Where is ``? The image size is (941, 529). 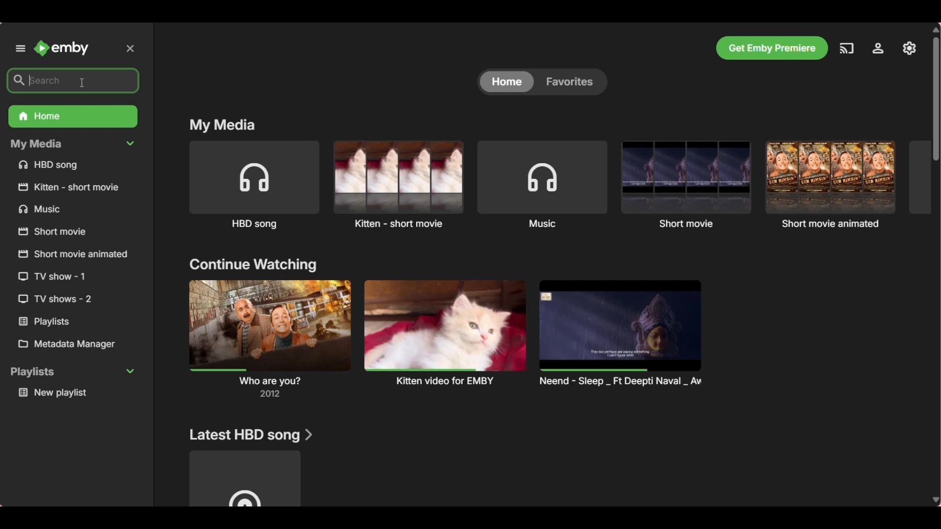  is located at coordinates (66, 210).